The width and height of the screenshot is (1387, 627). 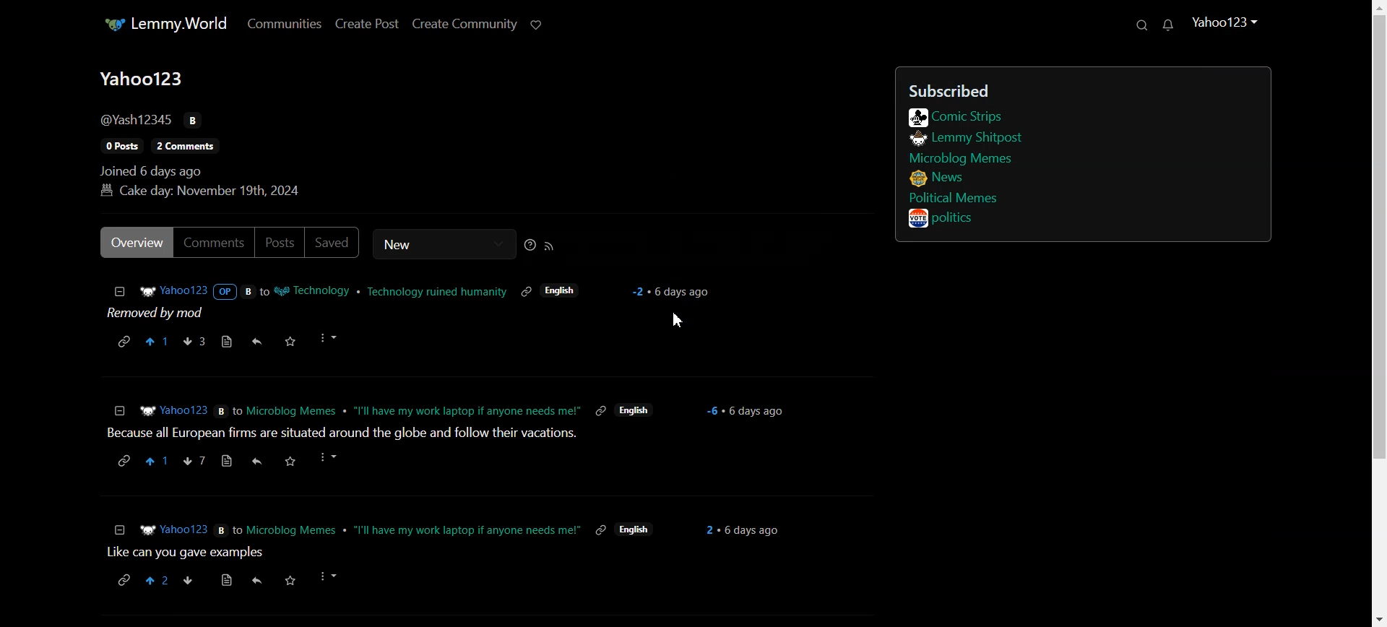 I want to click on technology, so click(x=314, y=291).